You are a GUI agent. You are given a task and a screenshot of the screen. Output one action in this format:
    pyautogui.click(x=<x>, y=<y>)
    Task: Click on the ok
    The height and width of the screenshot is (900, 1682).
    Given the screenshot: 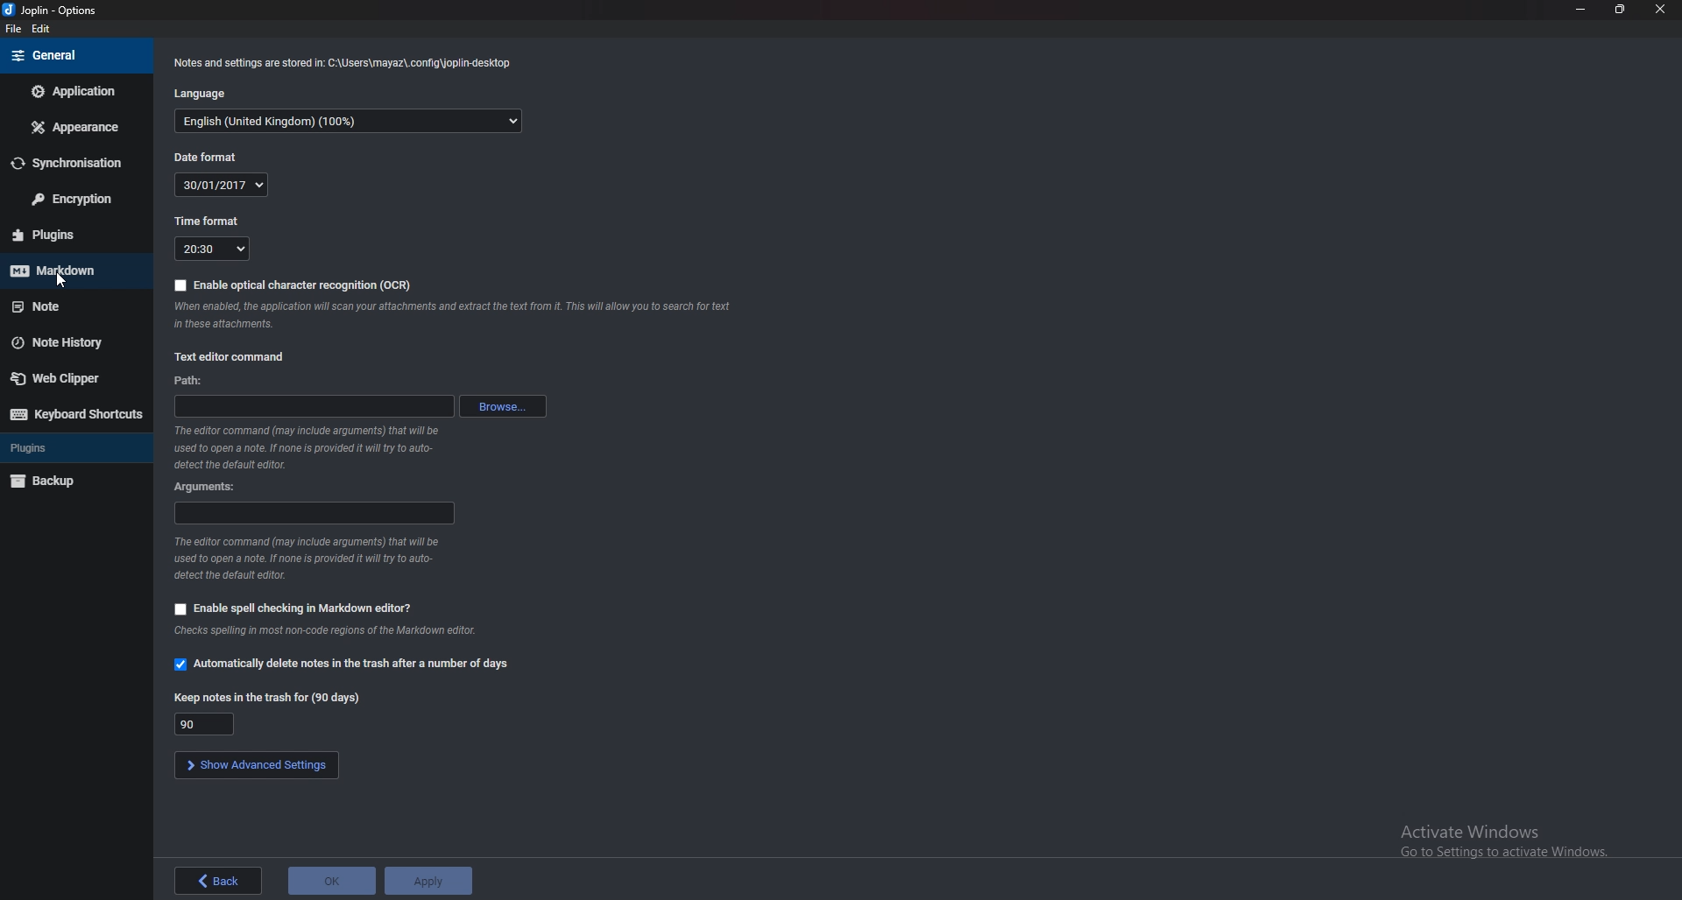 What is the action you would take?
    pyautogui.click(x=331, y=881)
    